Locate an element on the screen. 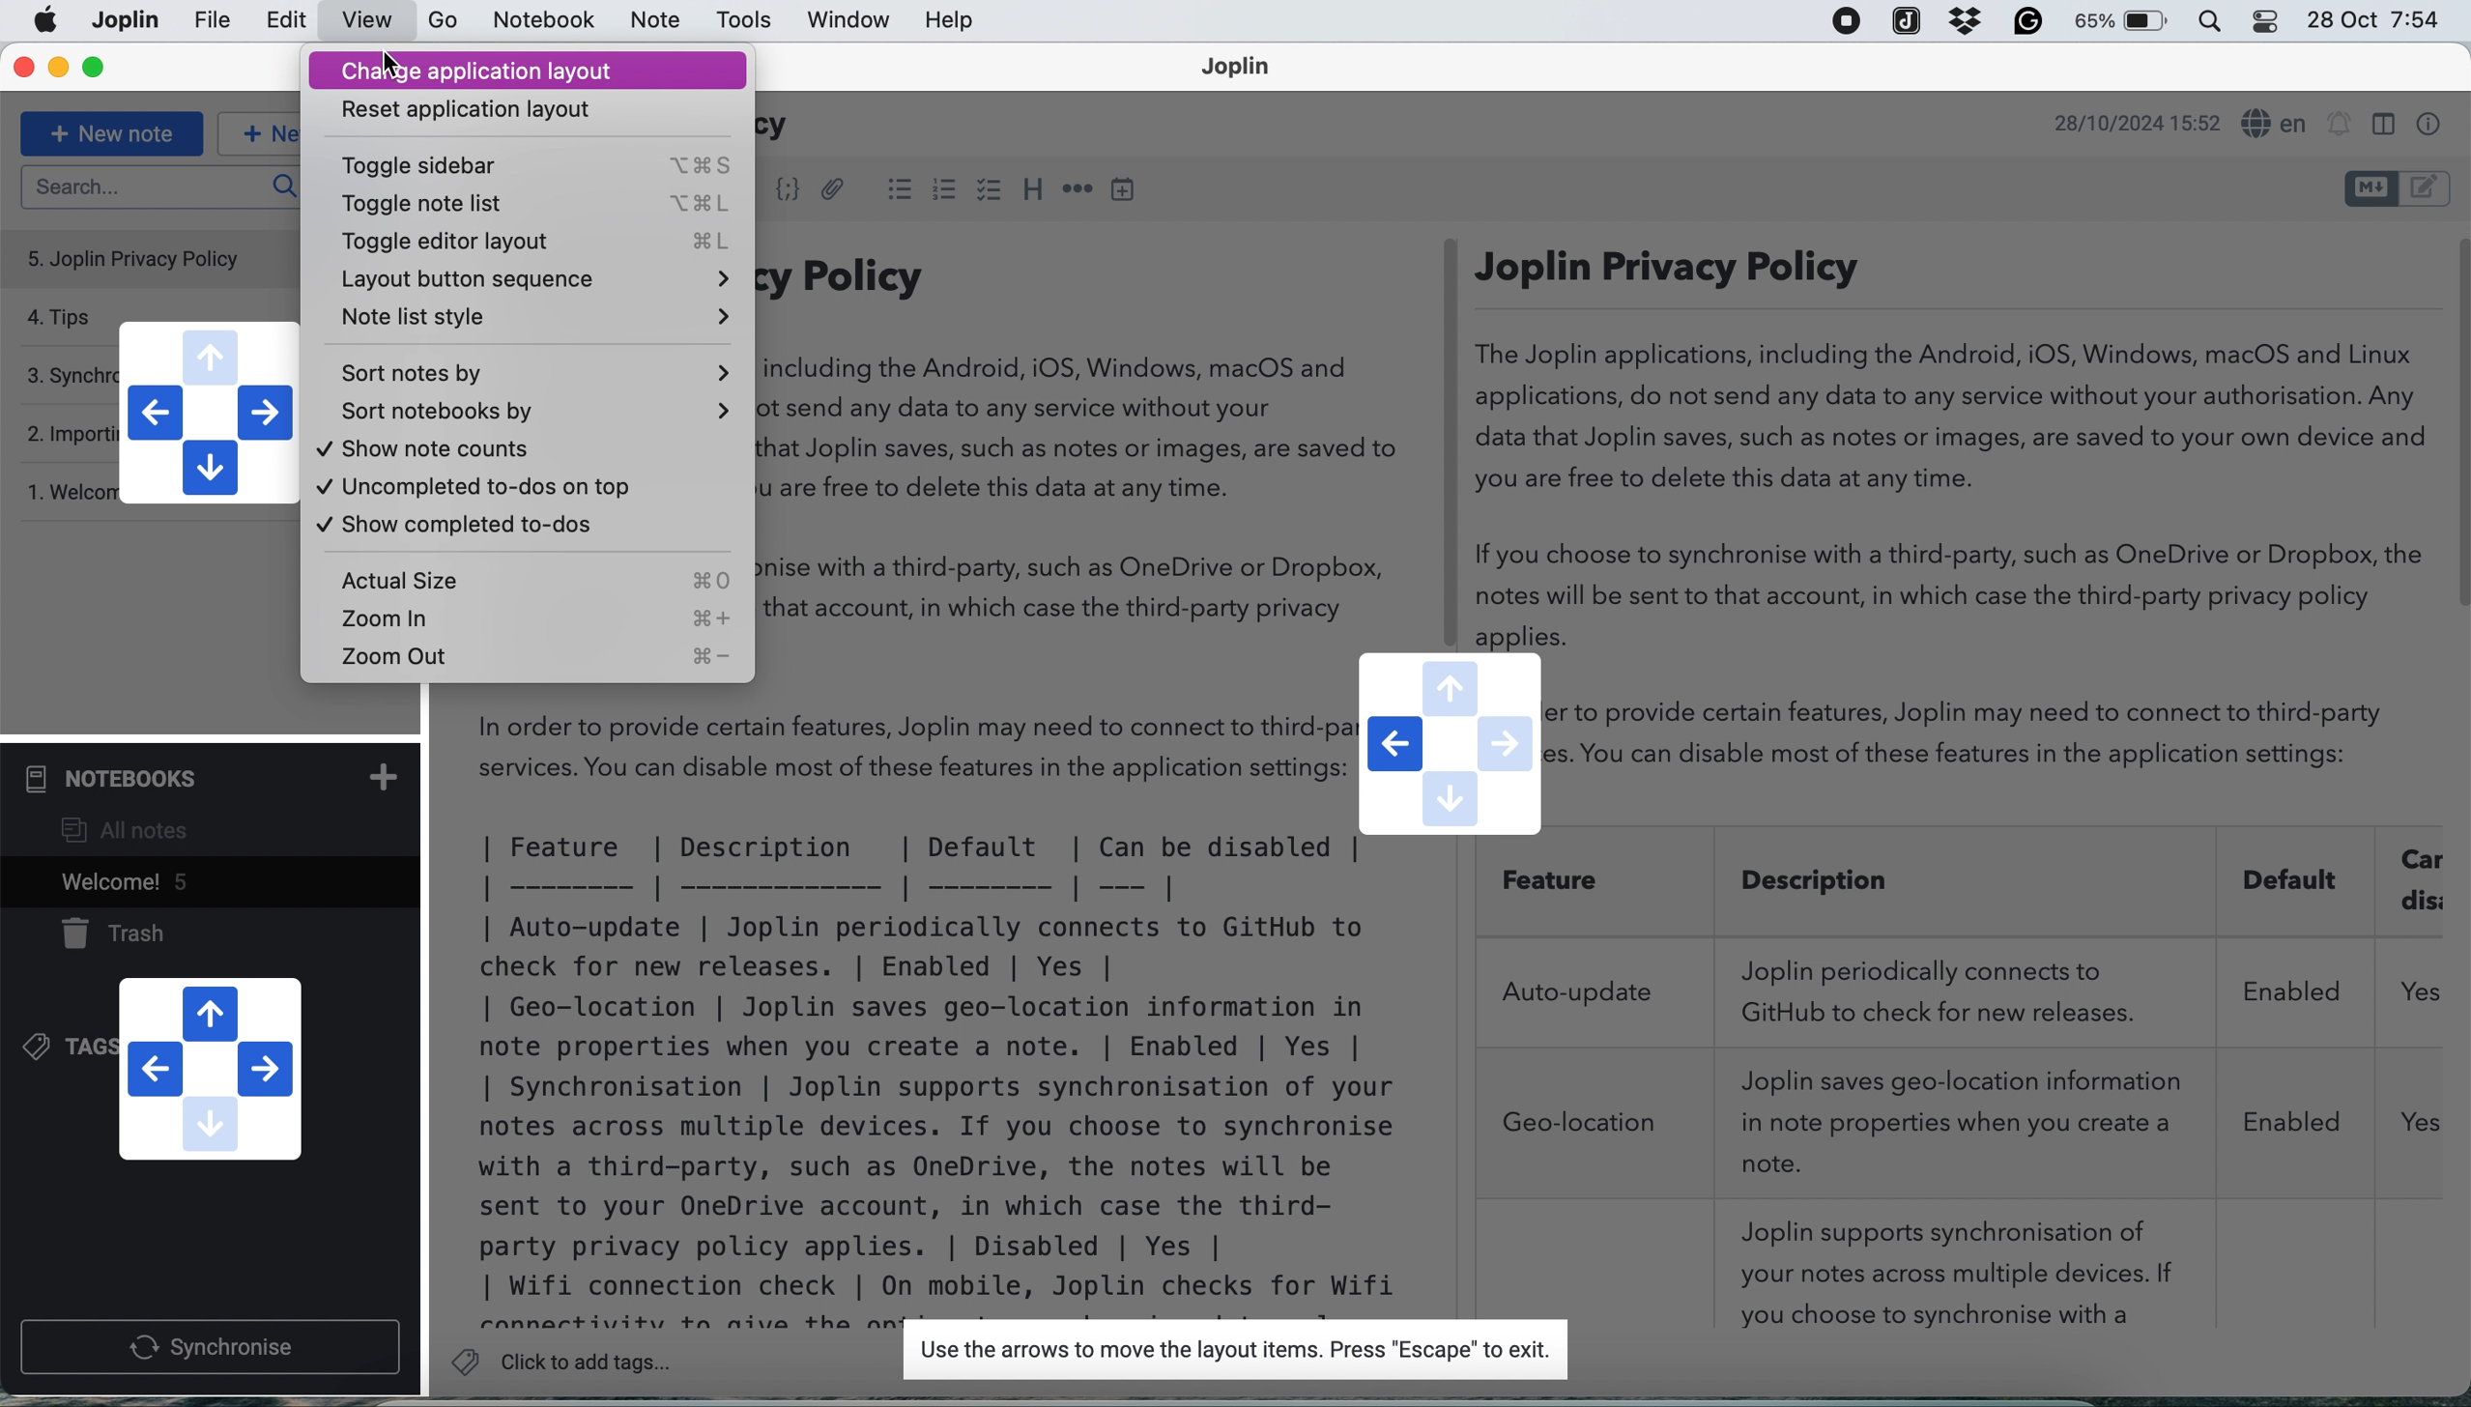 Image resolution: width=2471 pixels, height=1407 pixels. Change application layout  is located at coordinates (531, 70).